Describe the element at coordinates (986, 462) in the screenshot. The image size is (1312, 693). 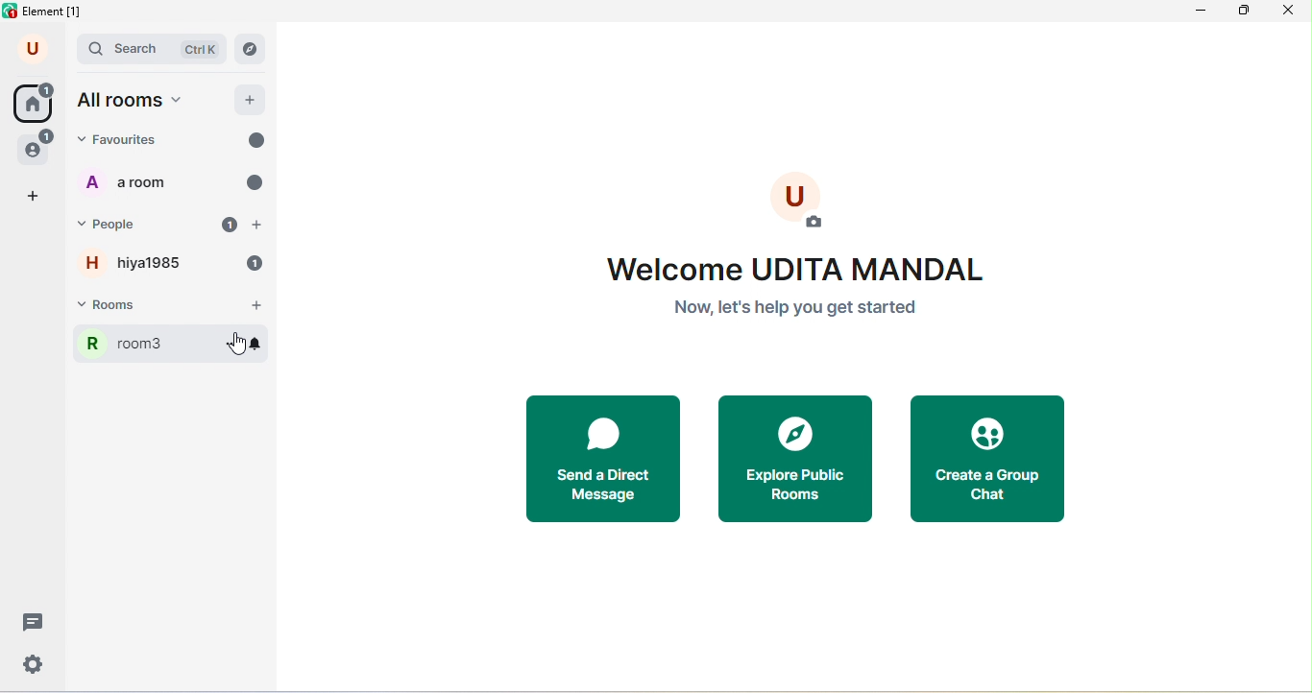
I see `create a group chat` at that location.